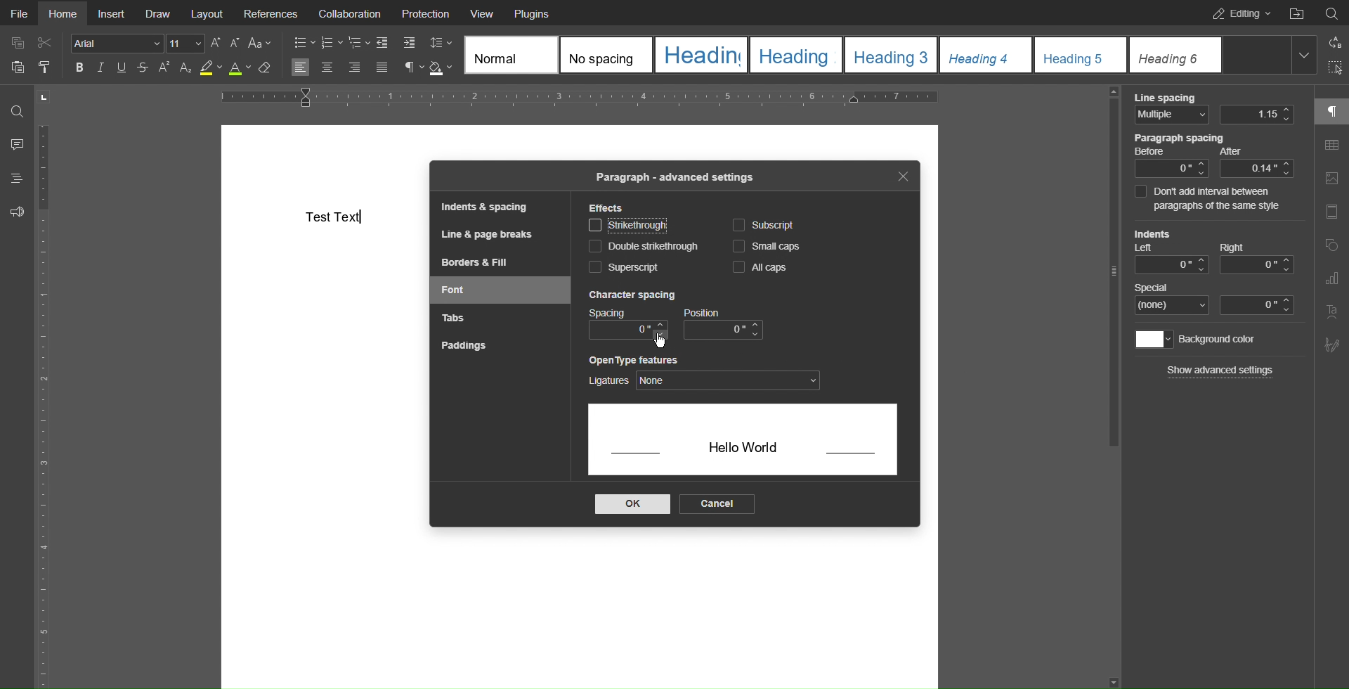 The image size is (1349, 689). What do you see at coordinates (625, 267) in the screenshot?
I see `Superscript` at bounding box center [625, 267].